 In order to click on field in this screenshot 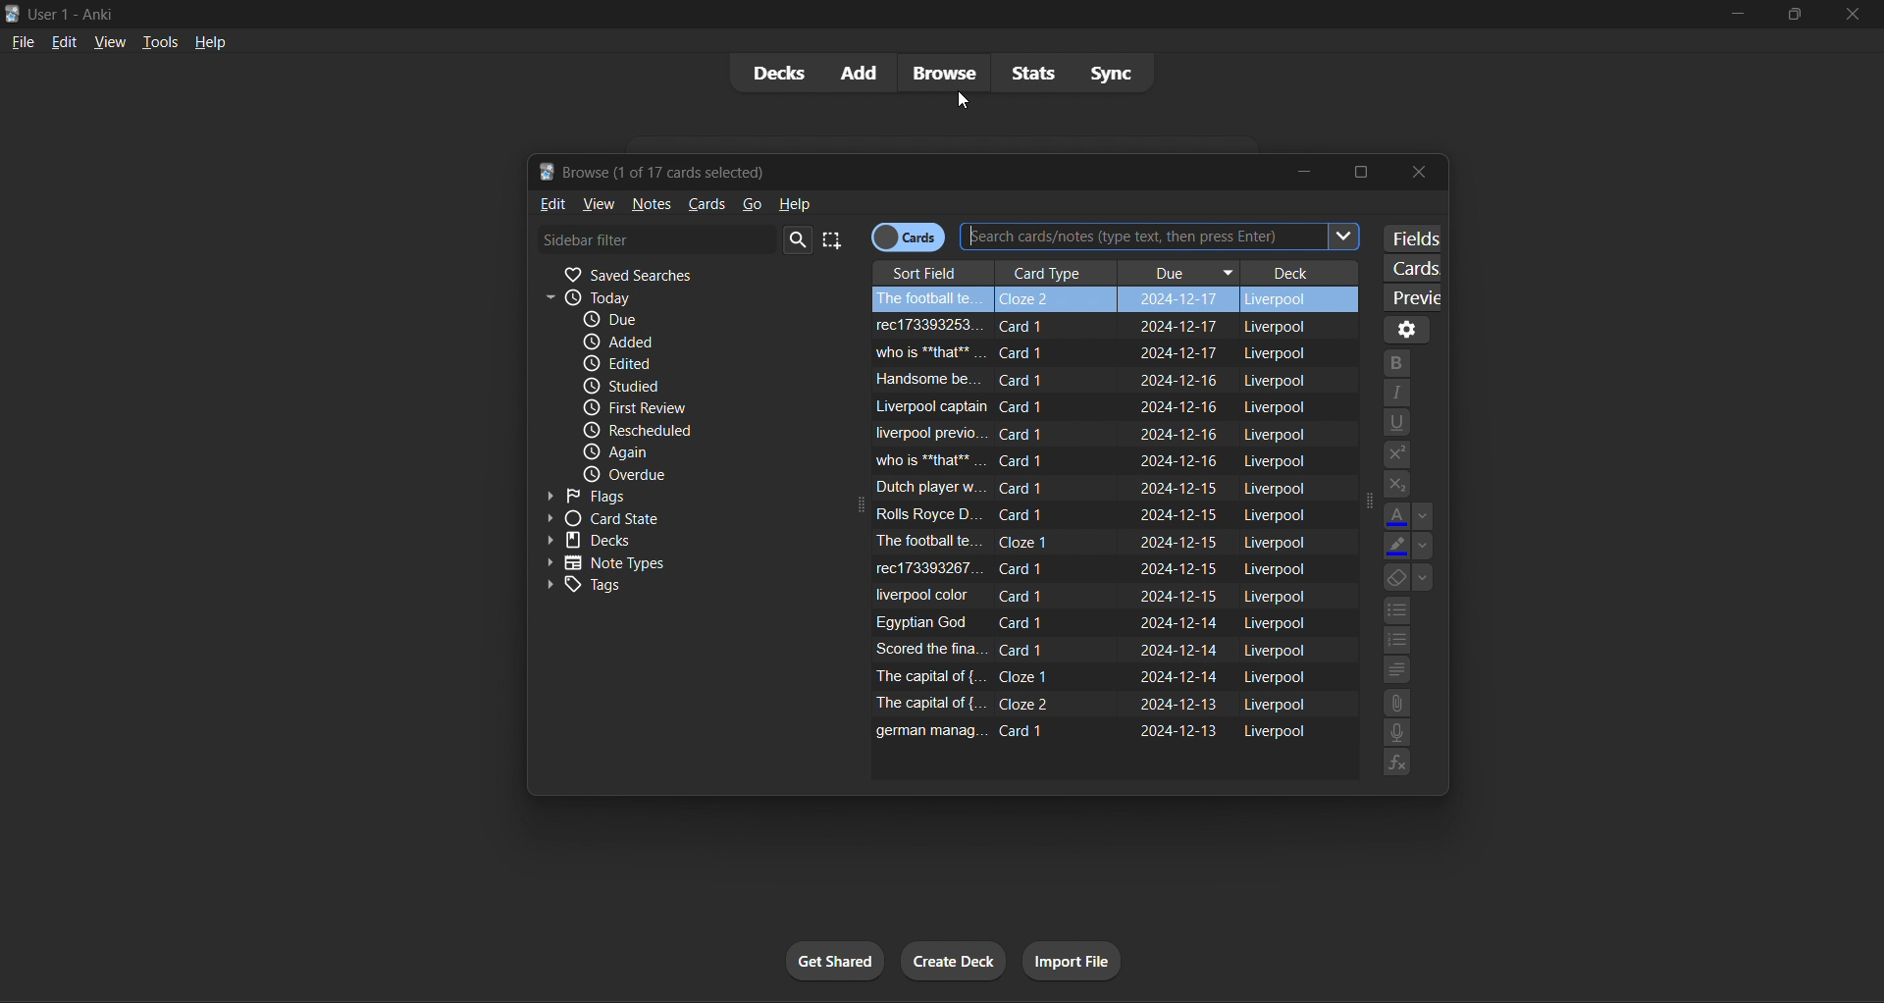, I will do `click(932, 674)`.